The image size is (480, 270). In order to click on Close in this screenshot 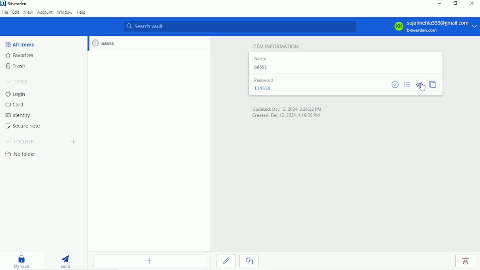, I will do `click(472, 4)`.